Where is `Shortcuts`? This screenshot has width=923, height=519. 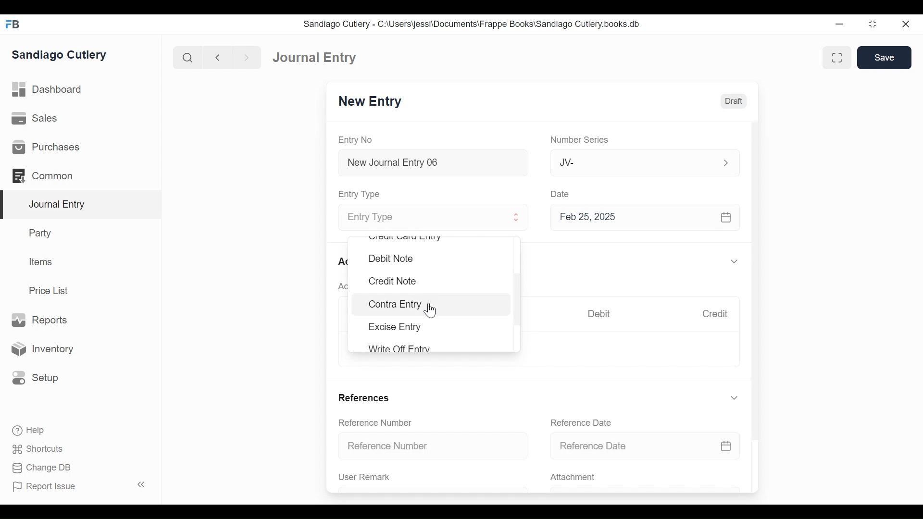
Shortcuts is located at coordinates (40, 449).